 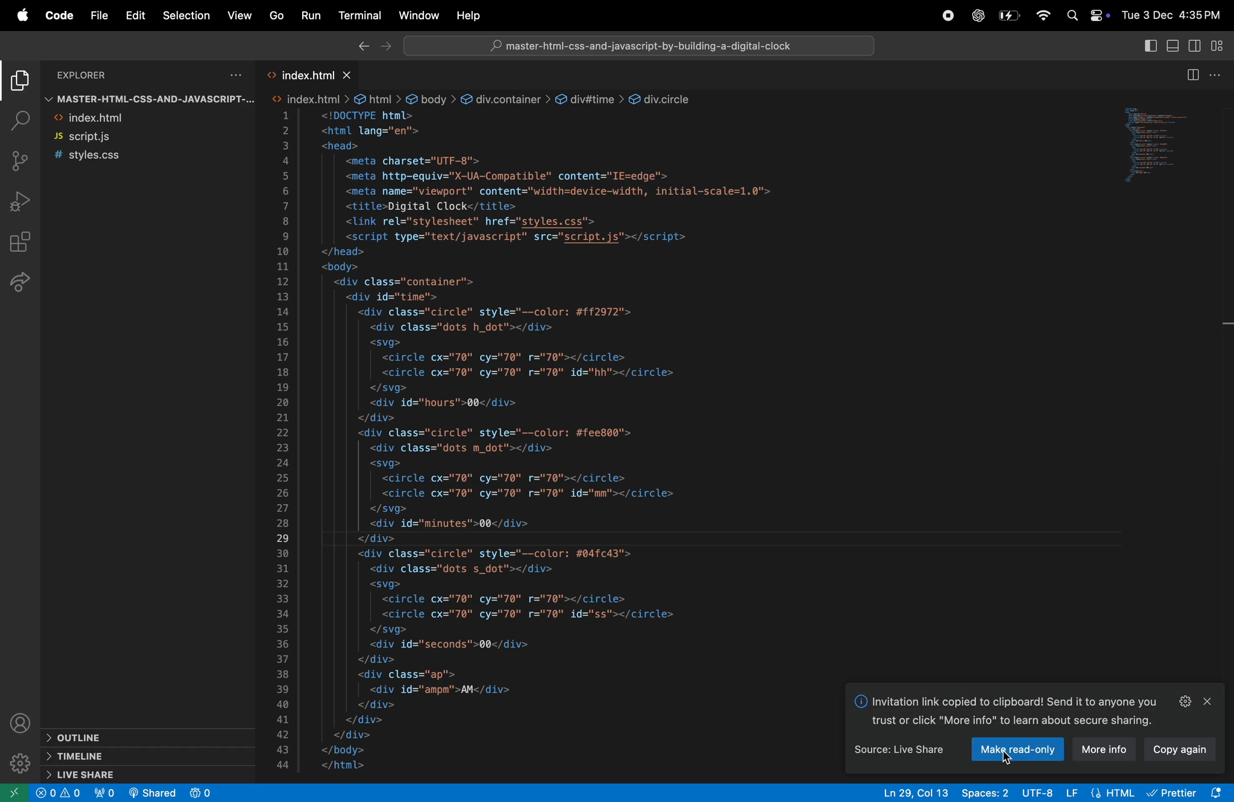 I want to click on apple widgets, so click(x=1088, y=17).